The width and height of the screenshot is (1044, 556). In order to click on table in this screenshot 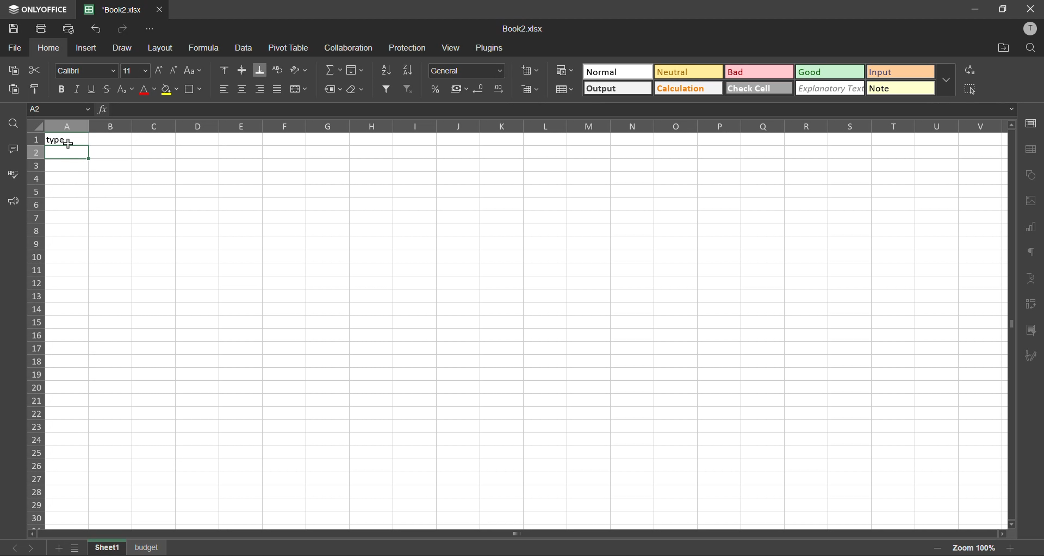, I will do `click(1034, 149)`.